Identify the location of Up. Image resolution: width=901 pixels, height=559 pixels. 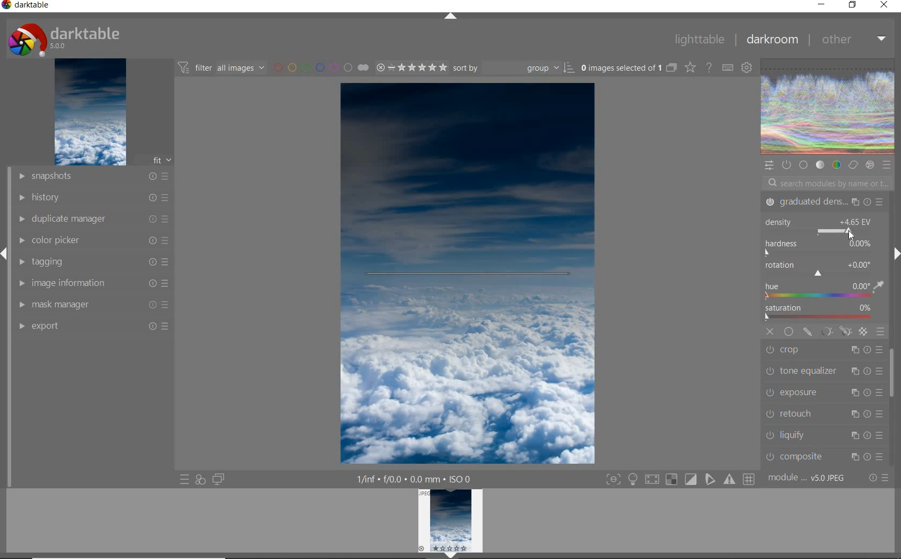
(450, 17).